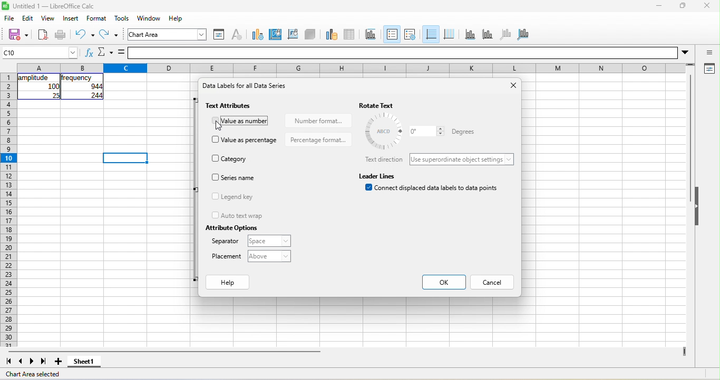 The image size is (720, 380). Describe the element at coordinates (99, 18) in the screenshot. I see `format` at that location.